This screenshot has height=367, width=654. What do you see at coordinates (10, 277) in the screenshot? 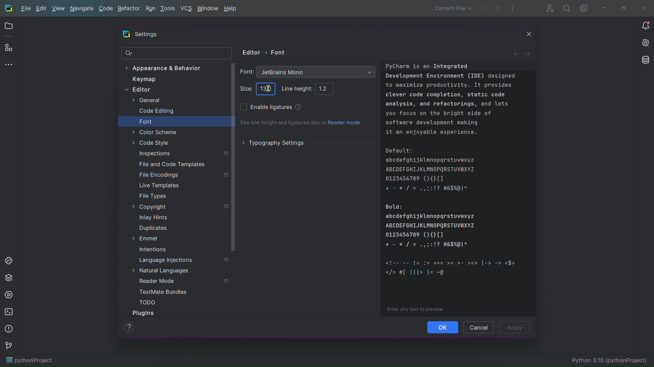
I see `Python Packages` at bounding box center [10, 277].